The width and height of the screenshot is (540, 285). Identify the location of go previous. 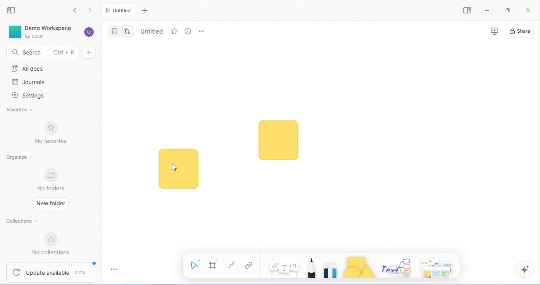
(92, 11).